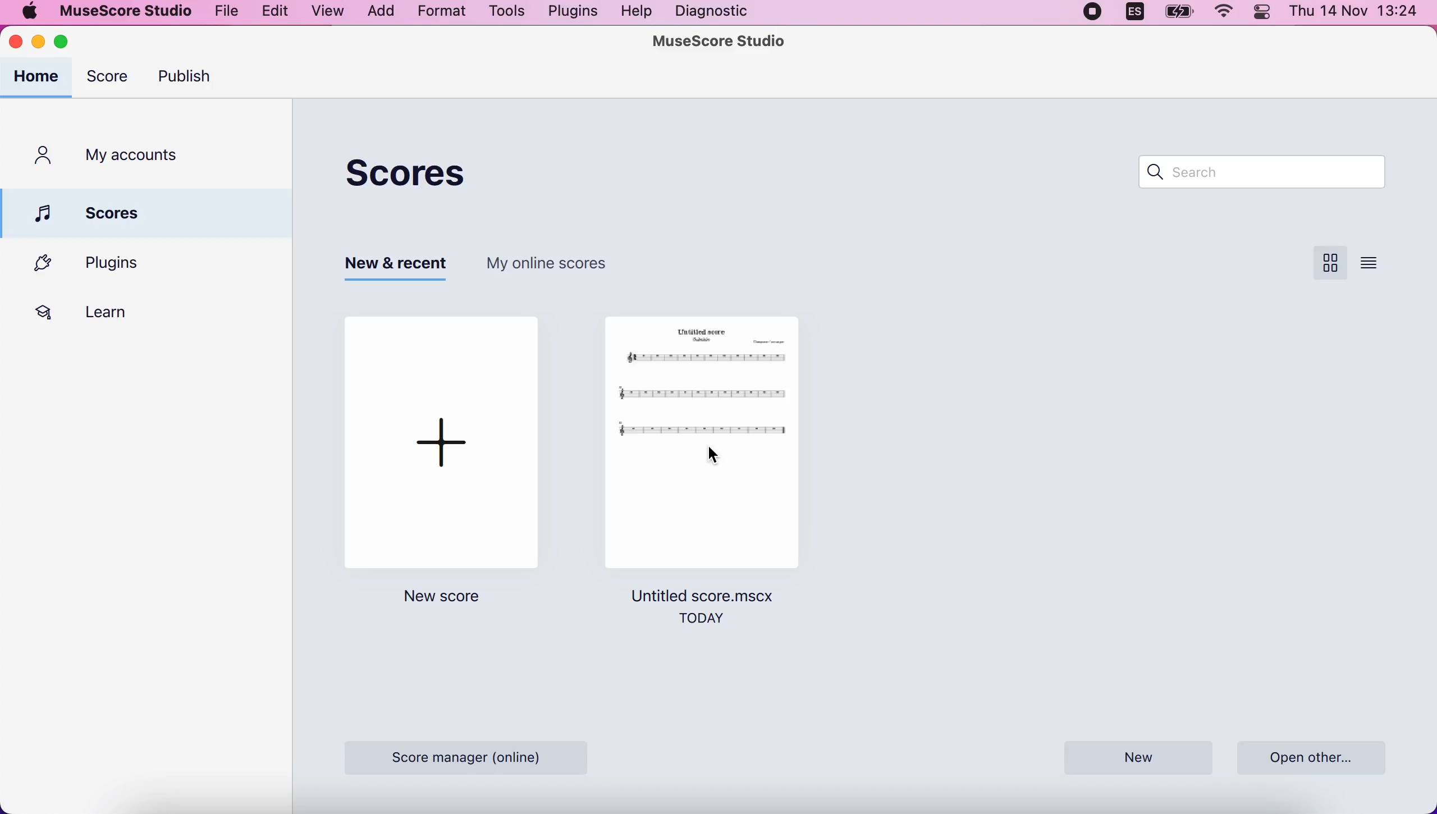 The image size is (1437, 814). What do you see at coordinates (102, 310) in the screenshot?
I see `learn` at bounding box center [102, 310].